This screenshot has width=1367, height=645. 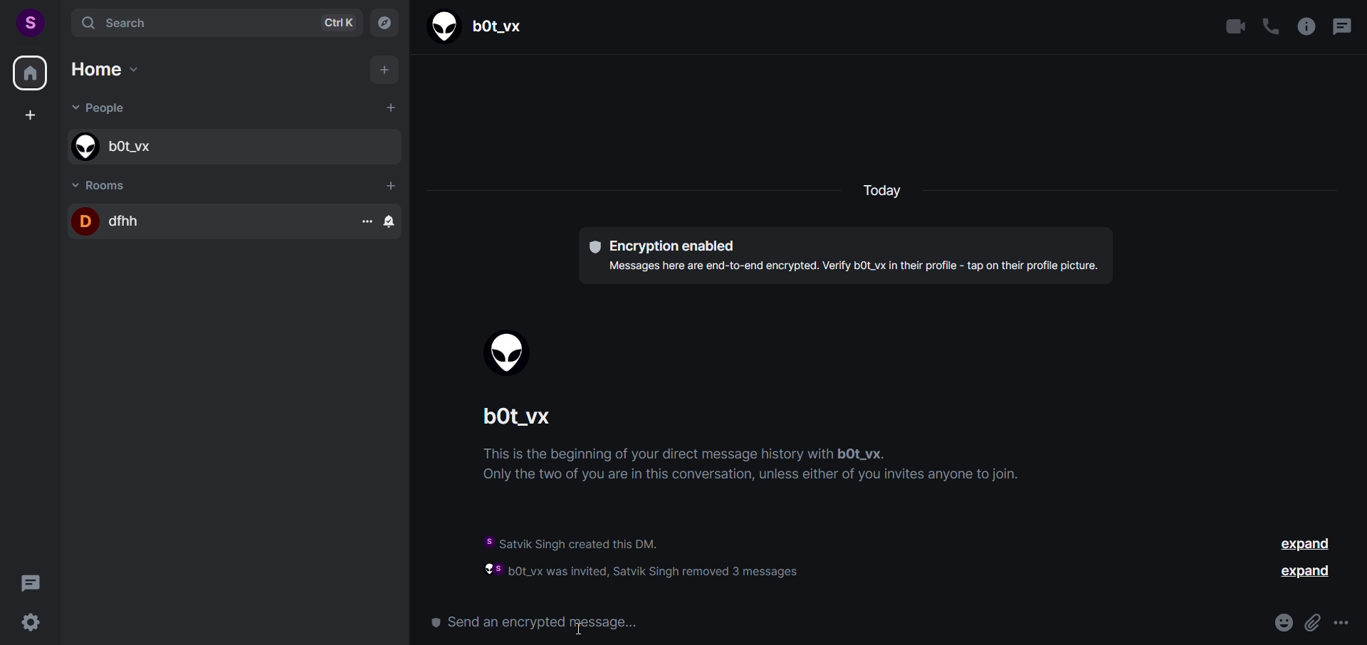 What do you see at coordinates (674, 554) in the screenshot?
I see `information` at bounding box center [674, 554].